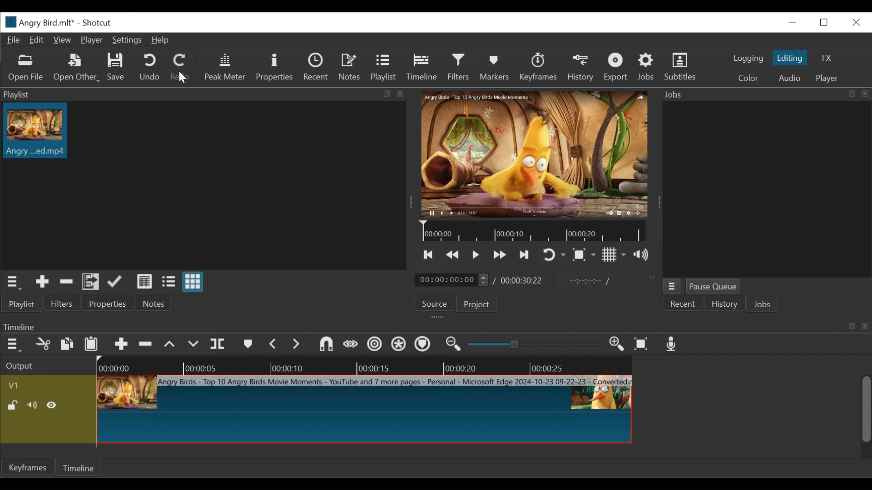  Describe the element at coordinates (533, 231) in the screenshot. I see `Timeline` at that location.